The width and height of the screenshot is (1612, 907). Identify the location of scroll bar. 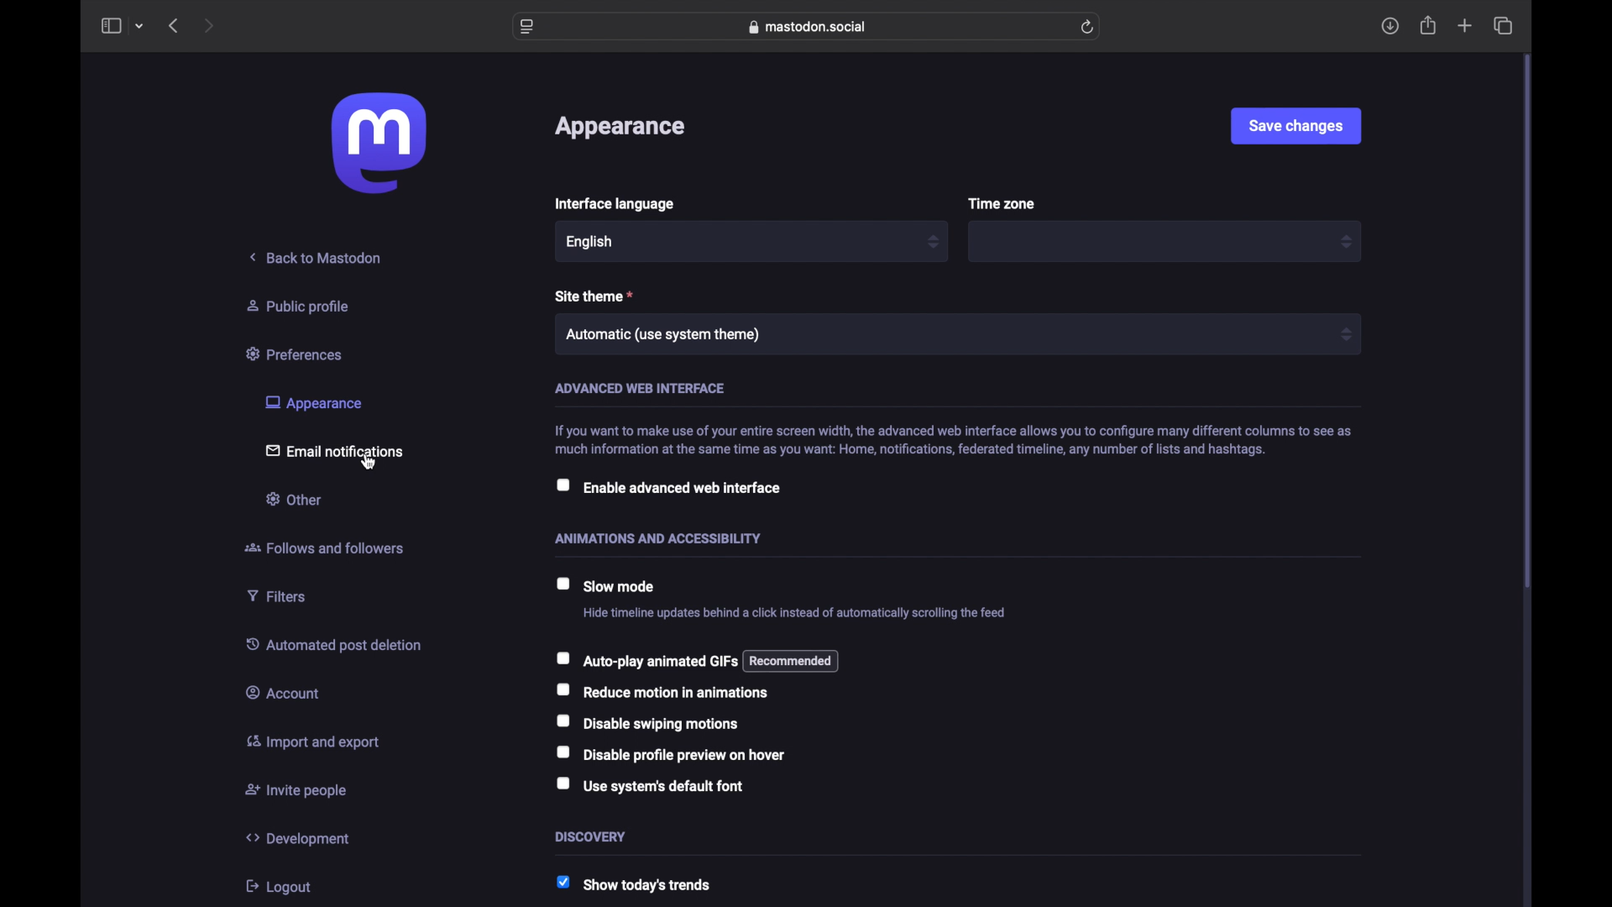
(1527, 322).